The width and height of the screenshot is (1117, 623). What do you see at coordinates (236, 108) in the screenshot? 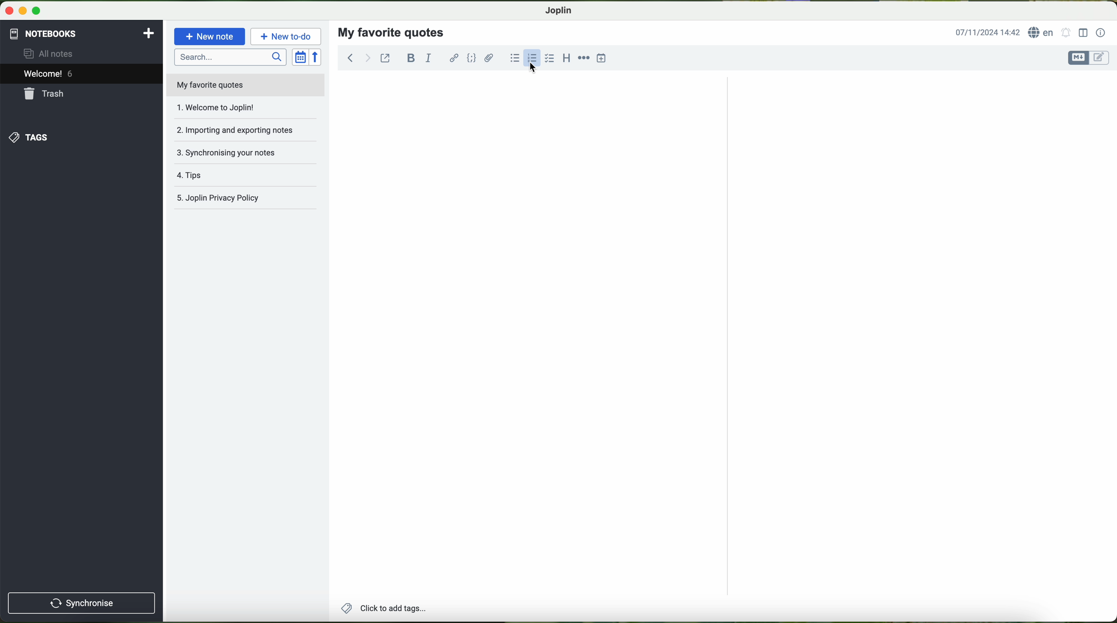
I see `welcome to joplin` at bounding box center [236, 108].